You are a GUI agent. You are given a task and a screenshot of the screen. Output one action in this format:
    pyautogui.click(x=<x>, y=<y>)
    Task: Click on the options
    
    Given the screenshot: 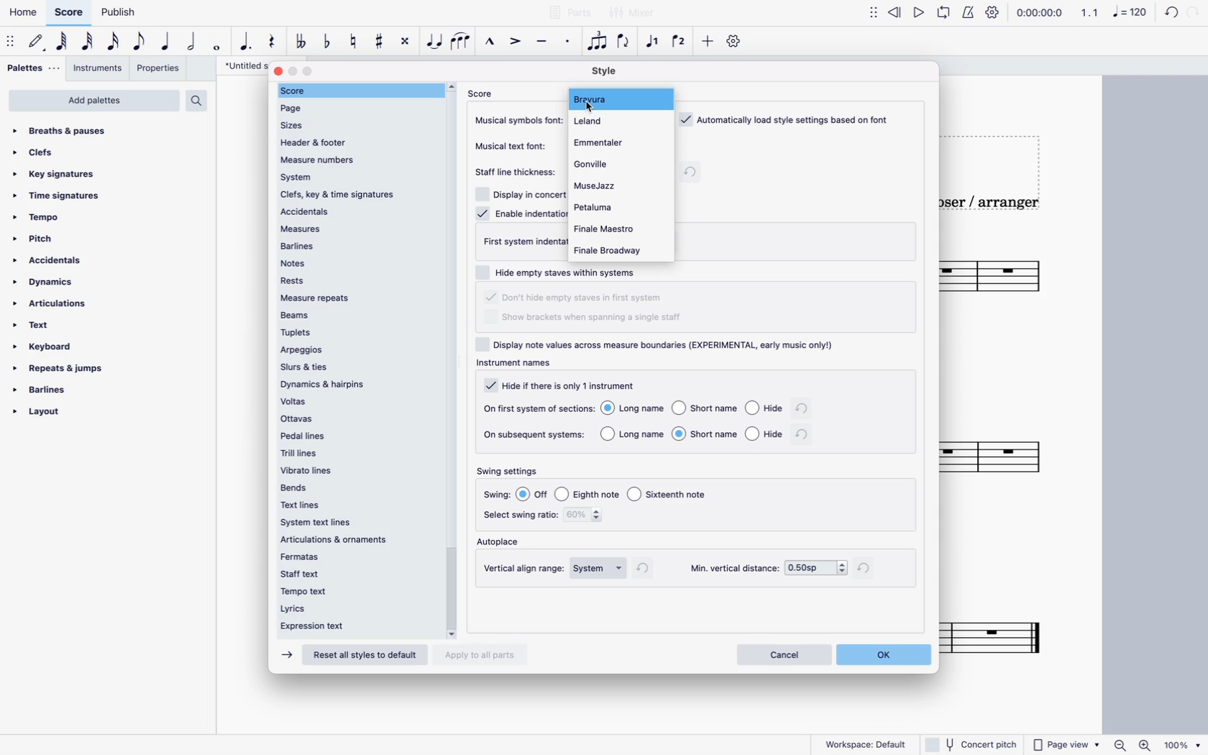 What is the action you would take?
    pyautogui.click(x=692, y=411)
    